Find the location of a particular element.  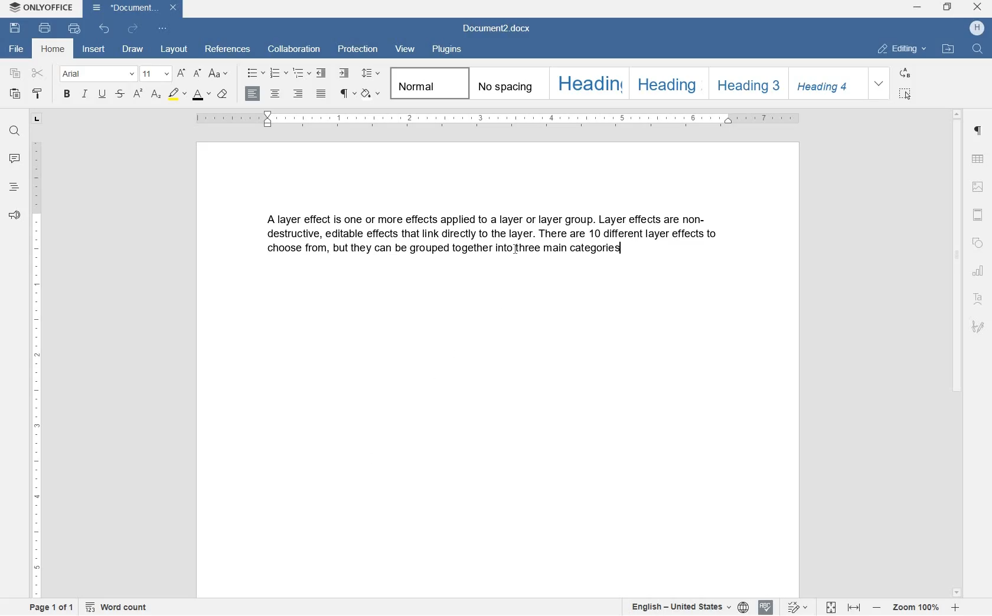

shape is located at coordinates (980, 244).